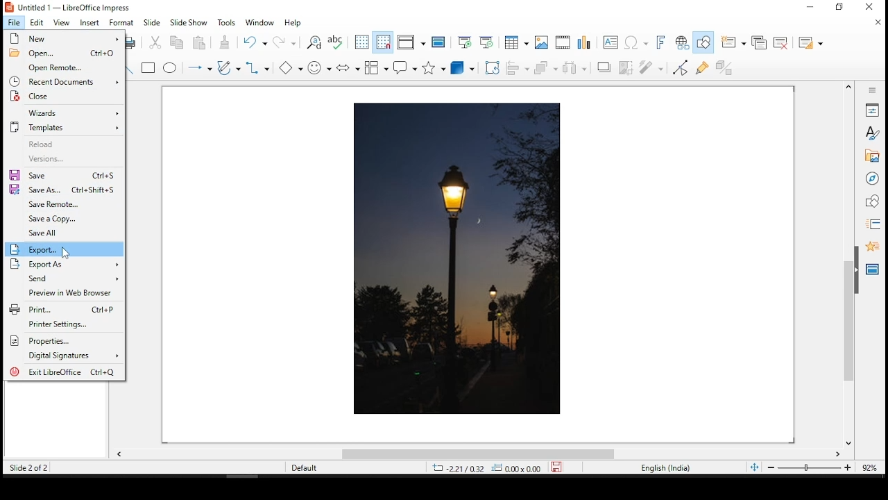 The height and width of the screenshot is (500, 888). Describe the element at coordinates (701, 42) in the screenshot. I see `show draw functions` at that location.